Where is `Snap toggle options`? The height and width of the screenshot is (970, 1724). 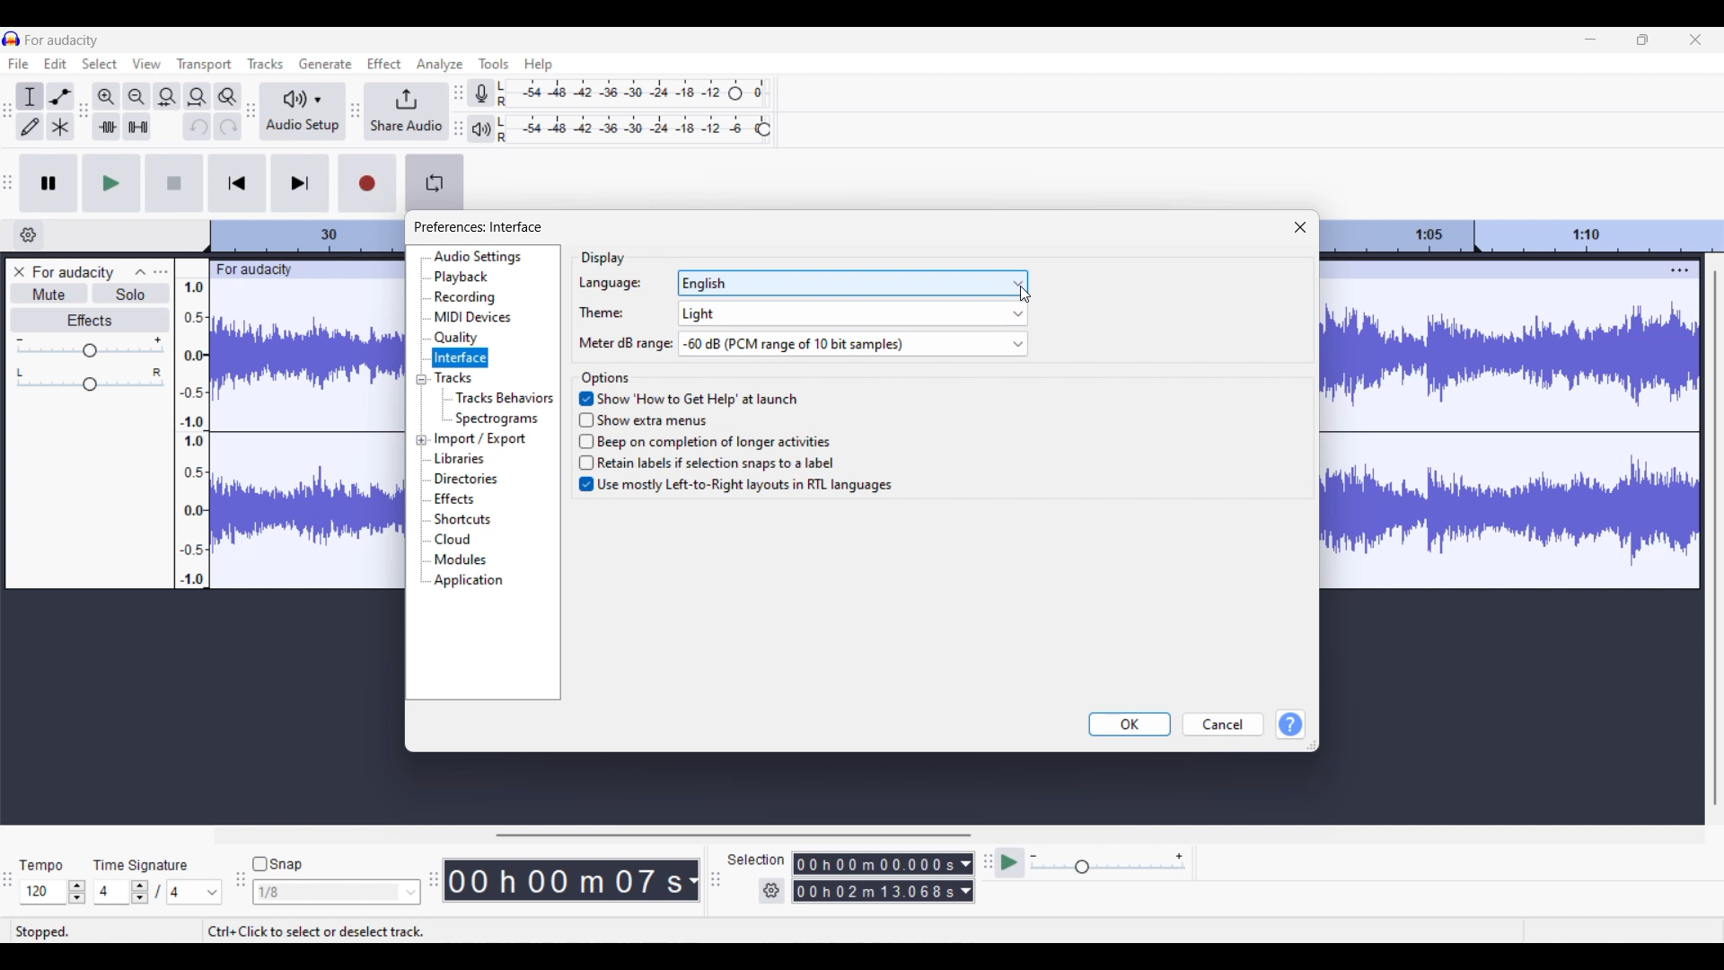
Snap toggle options is located at coordinates (336, 891).